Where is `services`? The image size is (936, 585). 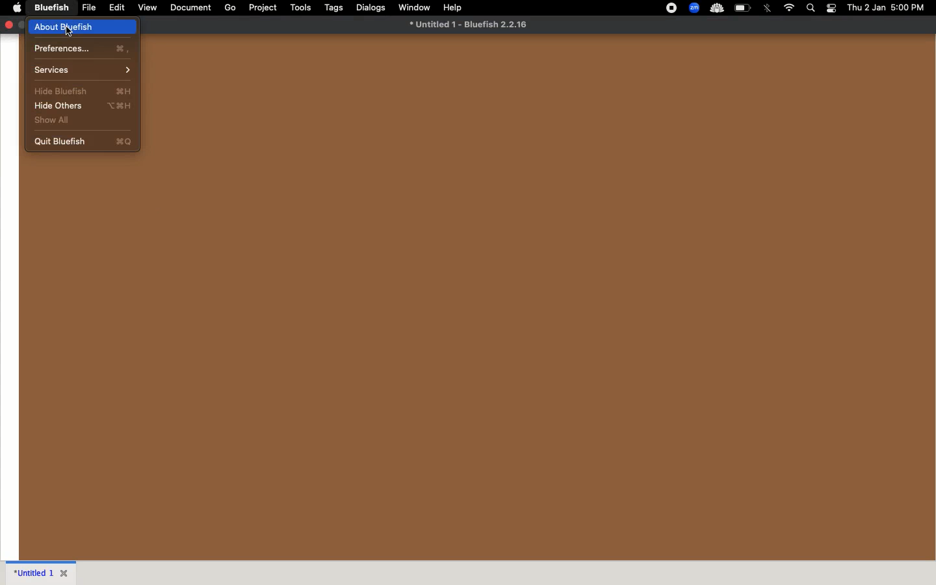 services is located at coordinates (83, 71).